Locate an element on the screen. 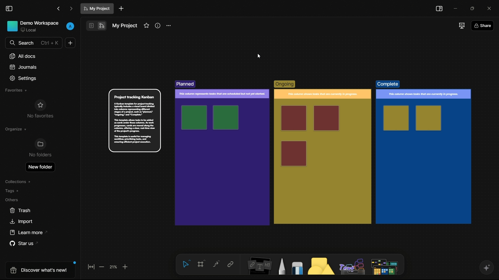 This screenshot has height=280, width=499. search bar is located at coordinates (33, 43).